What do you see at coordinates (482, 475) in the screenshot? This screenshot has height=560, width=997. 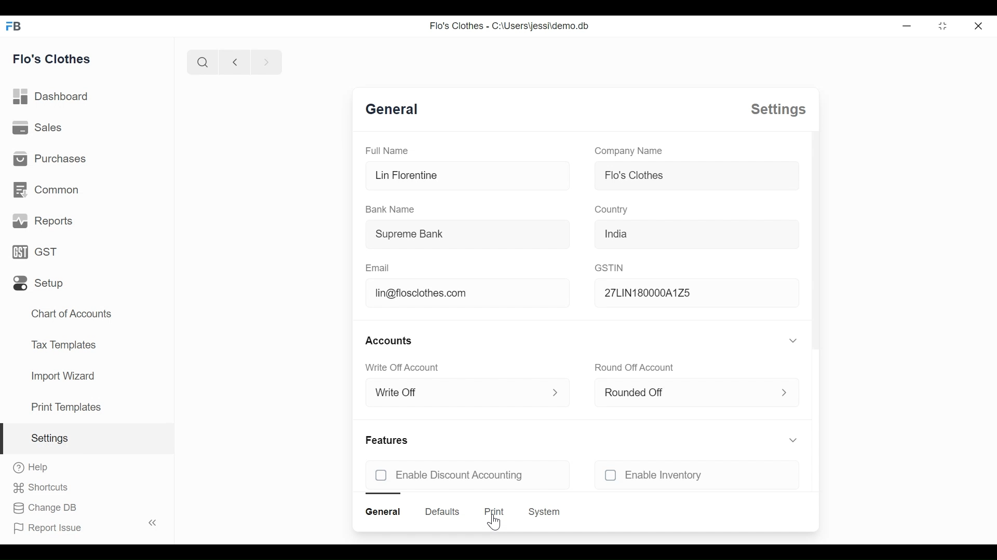 I see `enable discount accounting` at bounding box center [482, 475].